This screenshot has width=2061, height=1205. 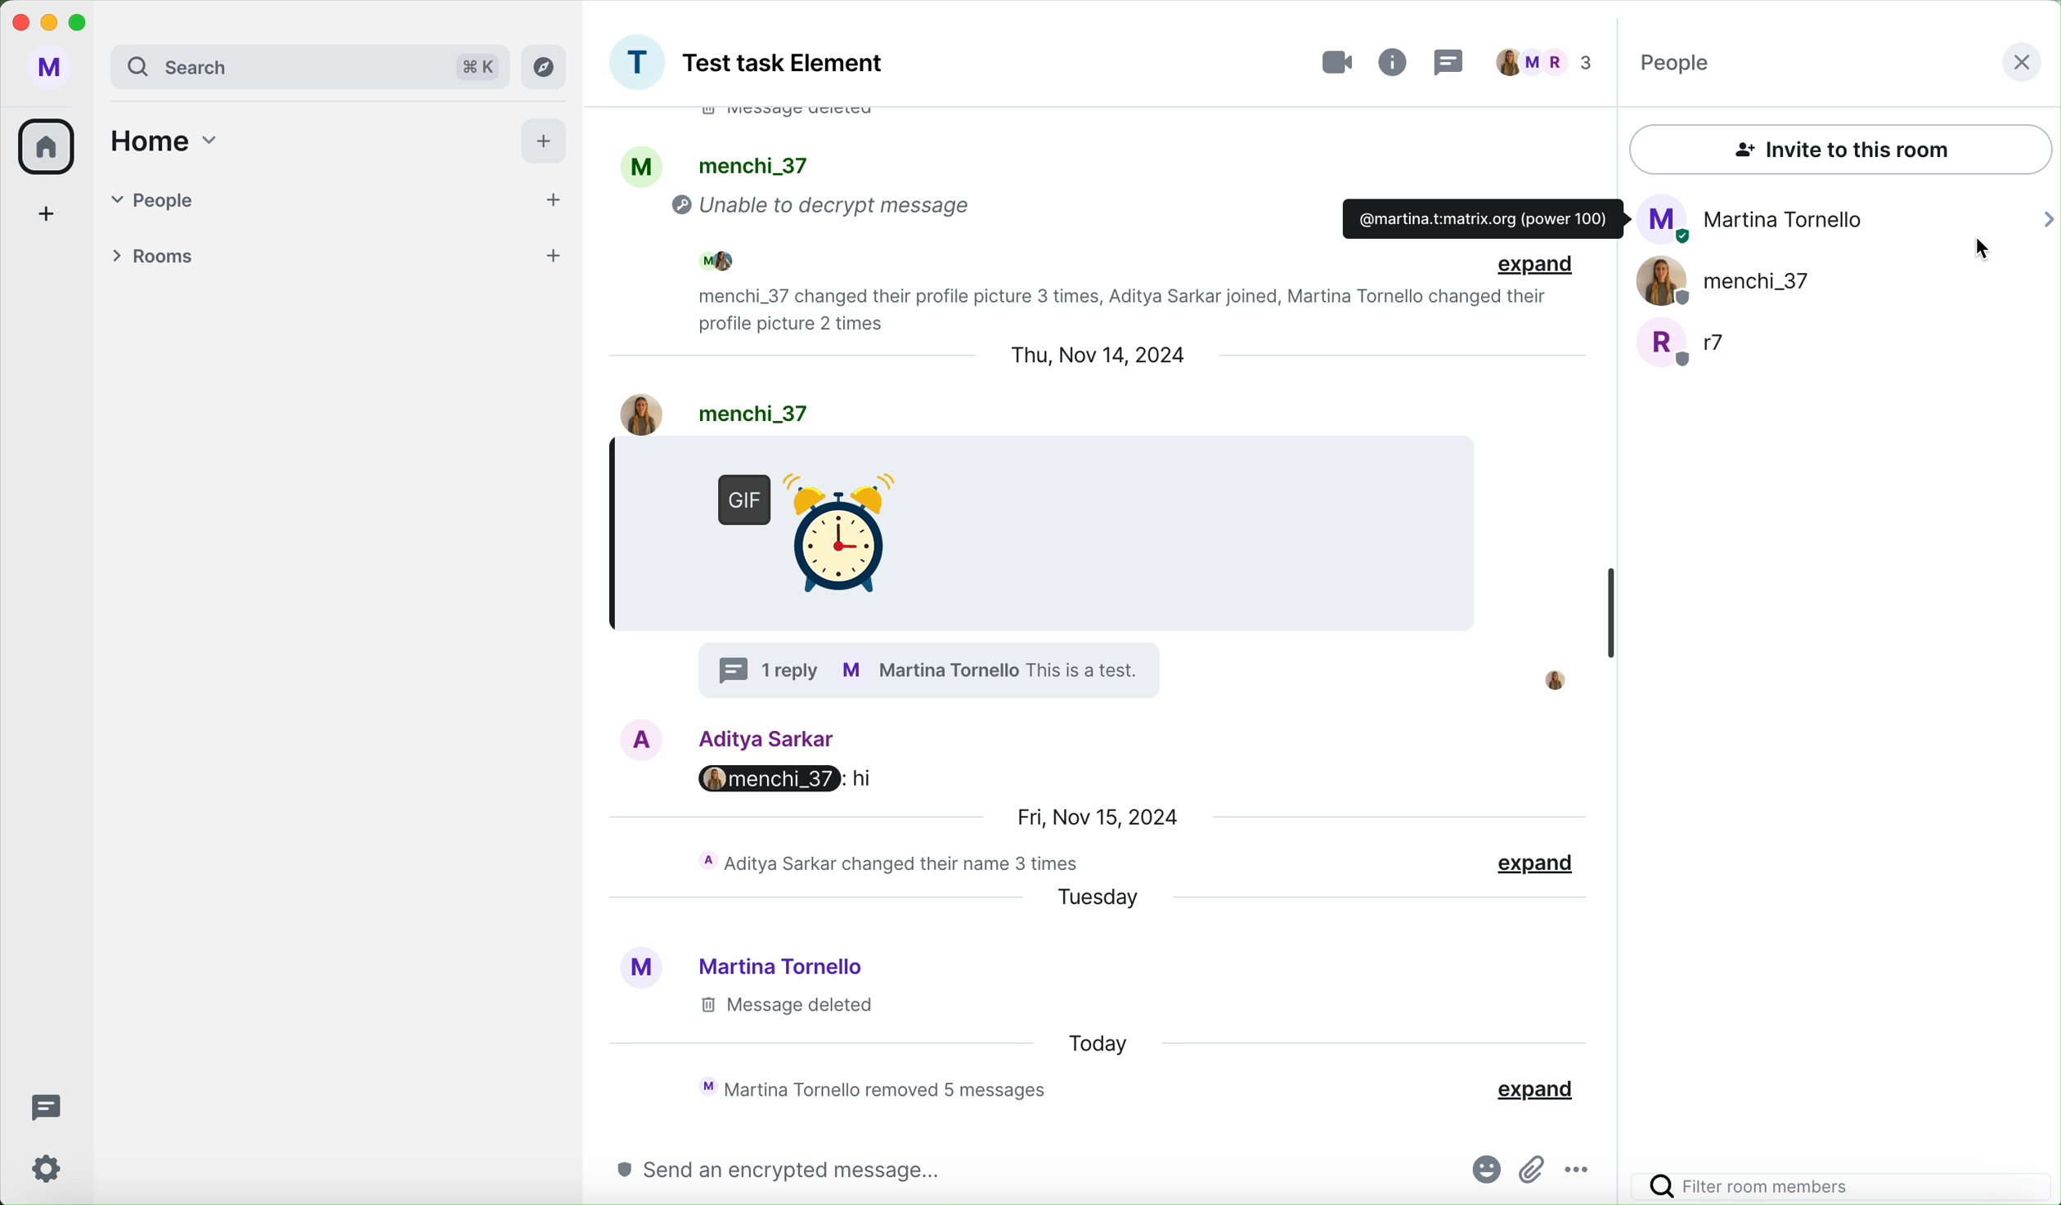 What do you see at coordinates (1098, 902) in the screenshot?
I see `tuesday` at bounding box center [1098, 902].